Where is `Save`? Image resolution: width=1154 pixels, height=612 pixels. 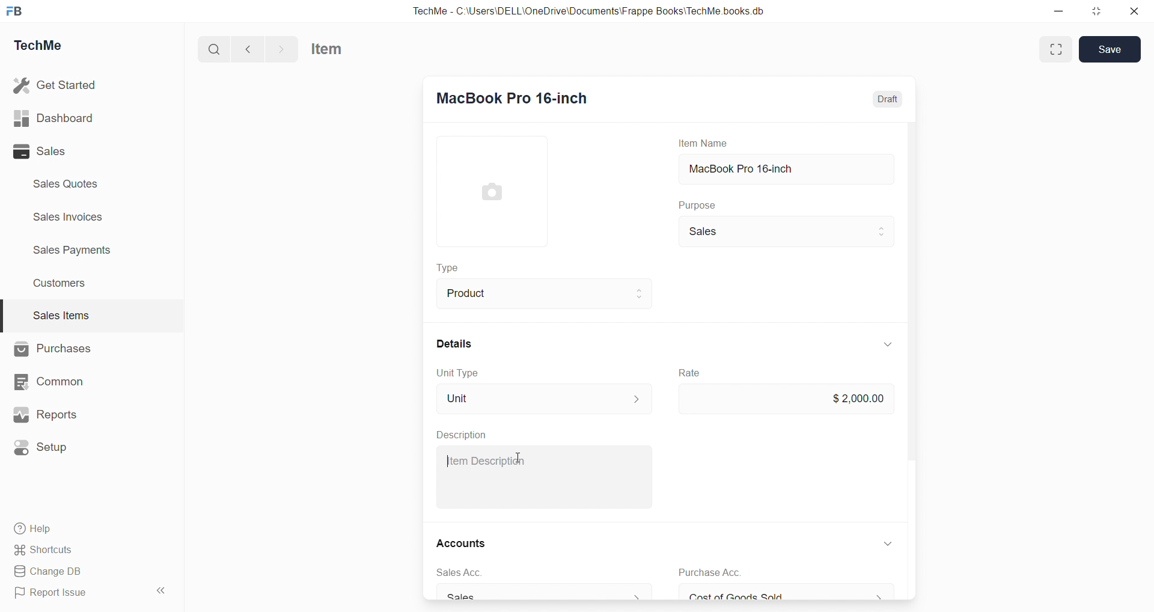
Save is located at coordinates (1113, 49).